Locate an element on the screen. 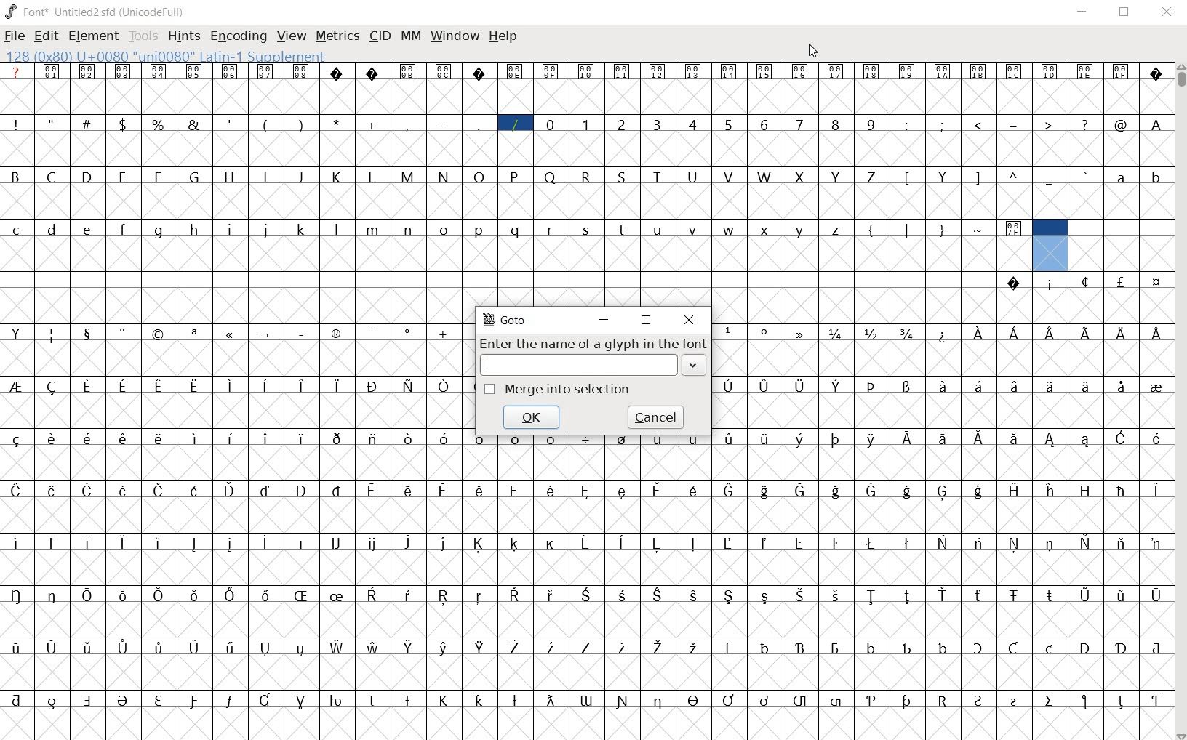 The image size is (1187, 740). Symbol is located at coordinates (444, 542).